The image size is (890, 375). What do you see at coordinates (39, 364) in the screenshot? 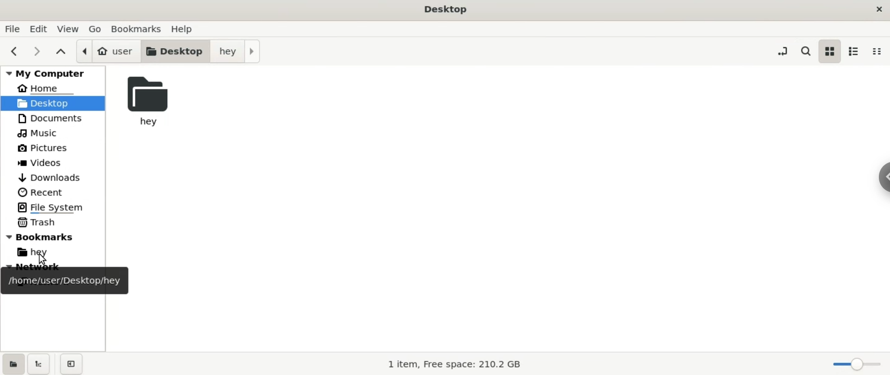
I see `show treeview` at bounding box center [39, 364].